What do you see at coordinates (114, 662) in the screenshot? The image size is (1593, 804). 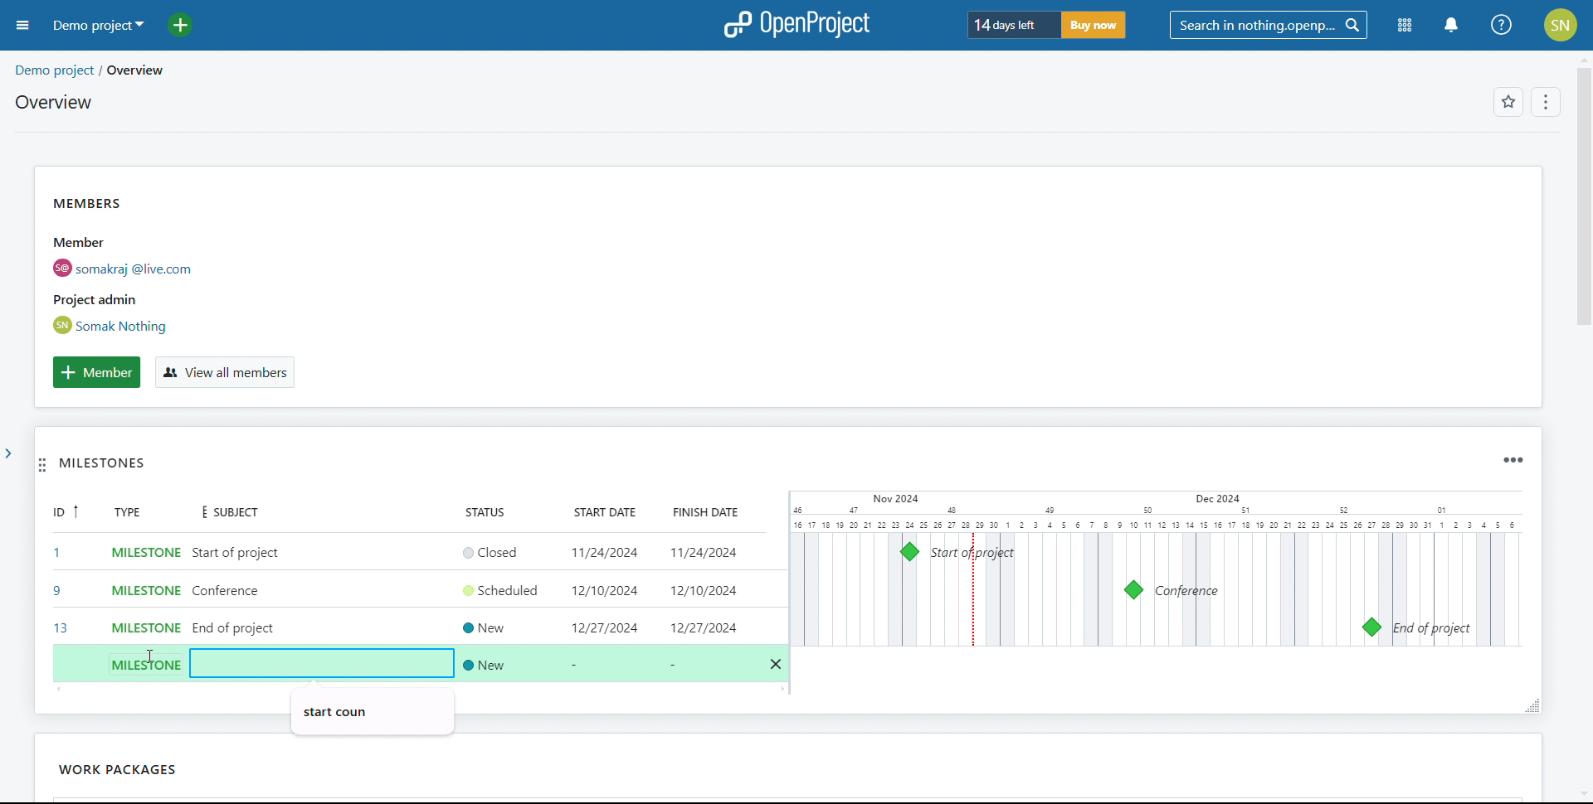 I see `create new work package` at bounding box center [114, 662].